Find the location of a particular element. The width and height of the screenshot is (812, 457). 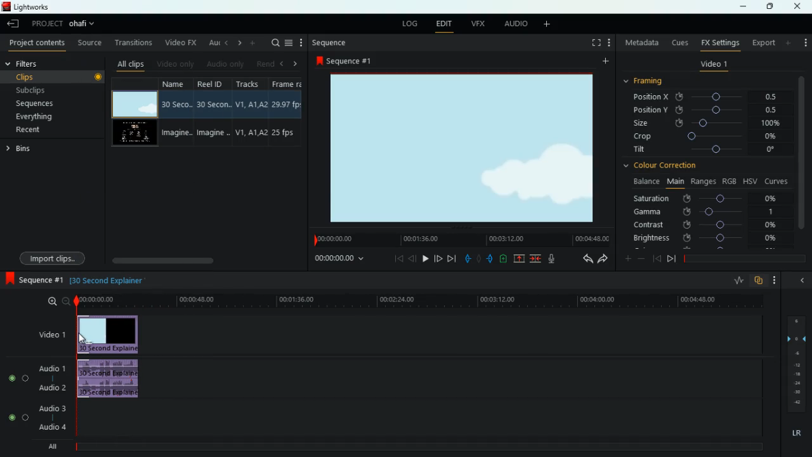

front is located at coordinates (671, 260).